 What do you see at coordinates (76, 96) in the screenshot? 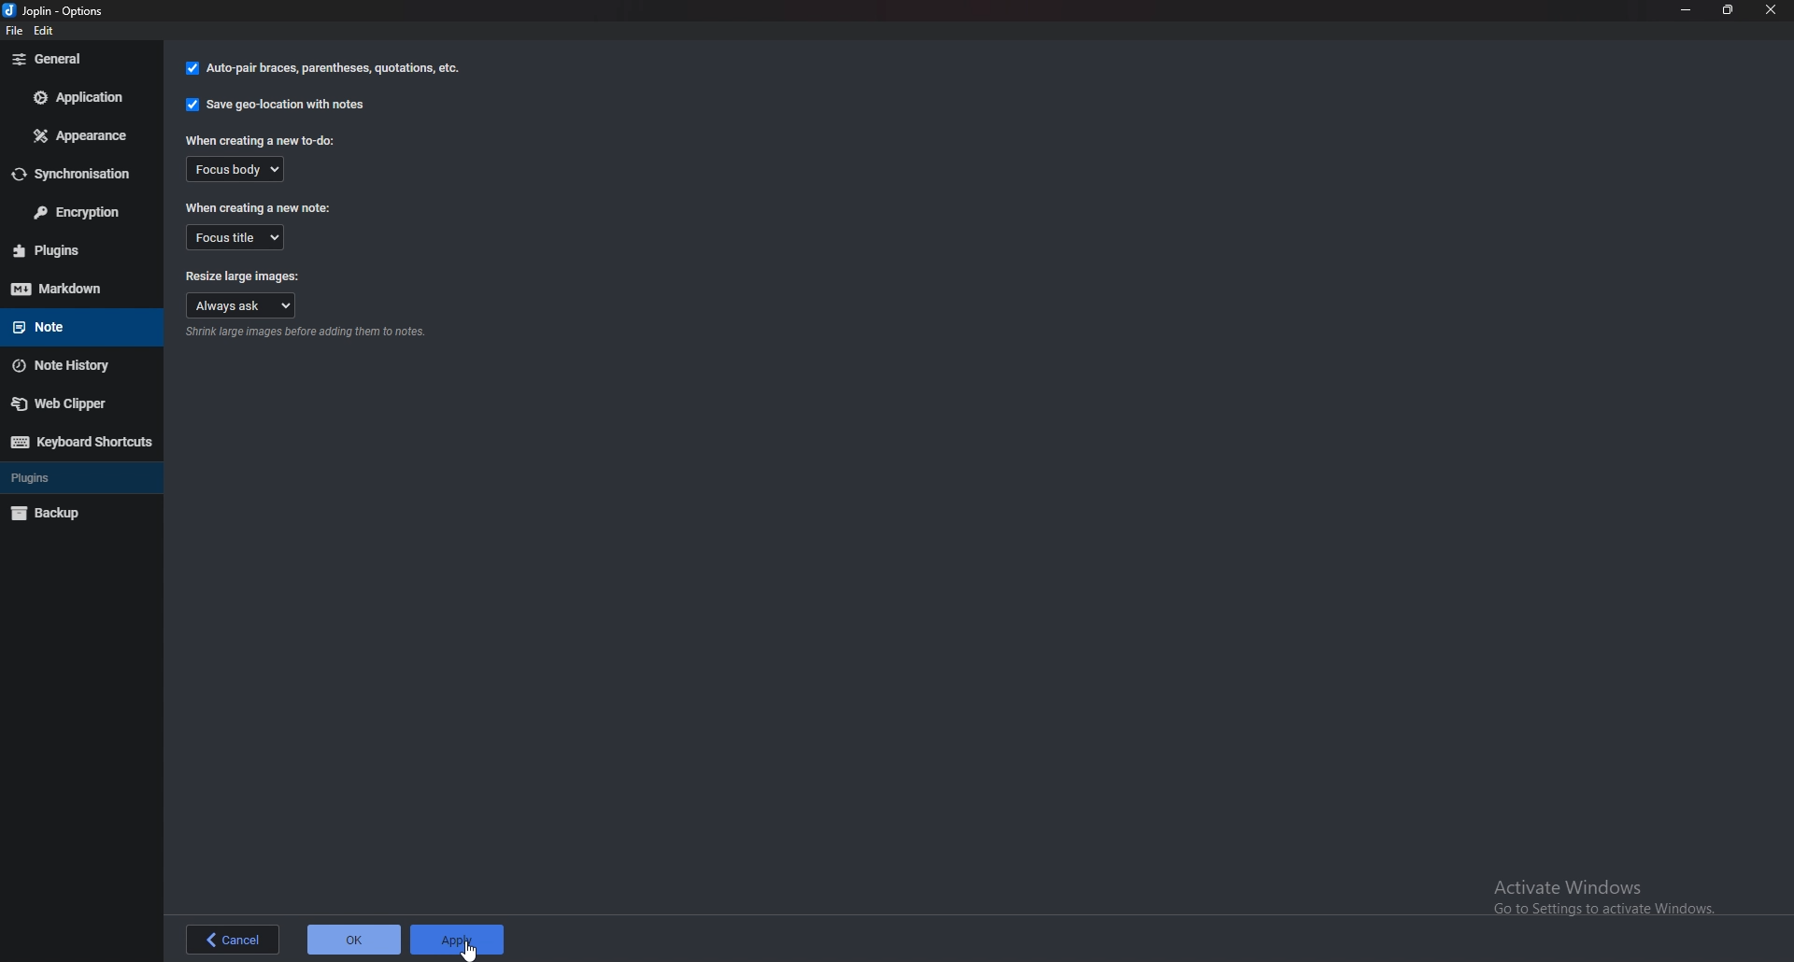
I see `Application` at bounding box center [76, 96].